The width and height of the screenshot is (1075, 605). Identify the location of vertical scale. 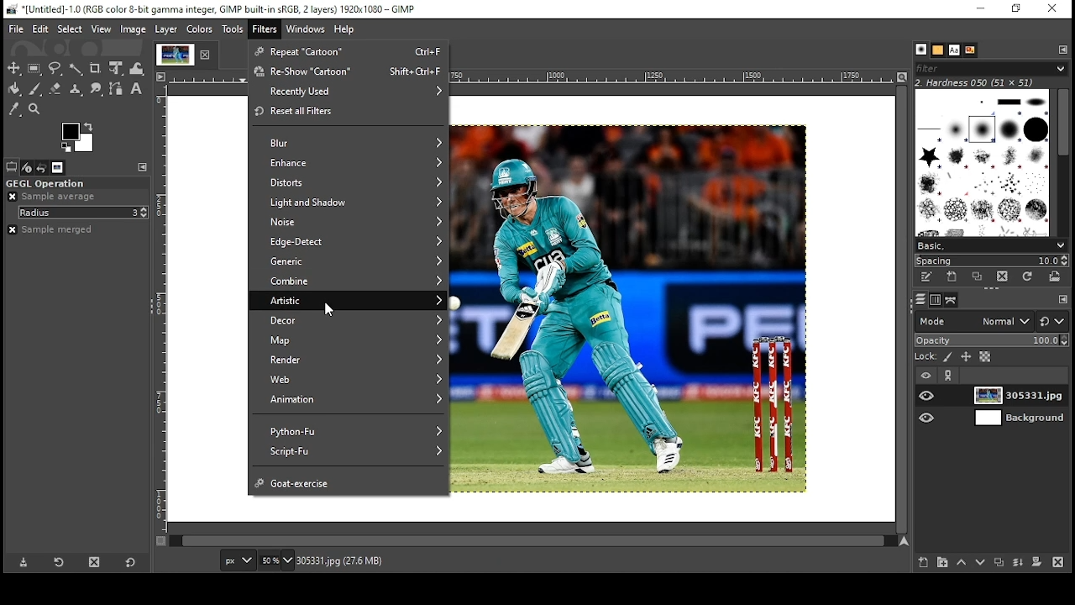
(161, 317).